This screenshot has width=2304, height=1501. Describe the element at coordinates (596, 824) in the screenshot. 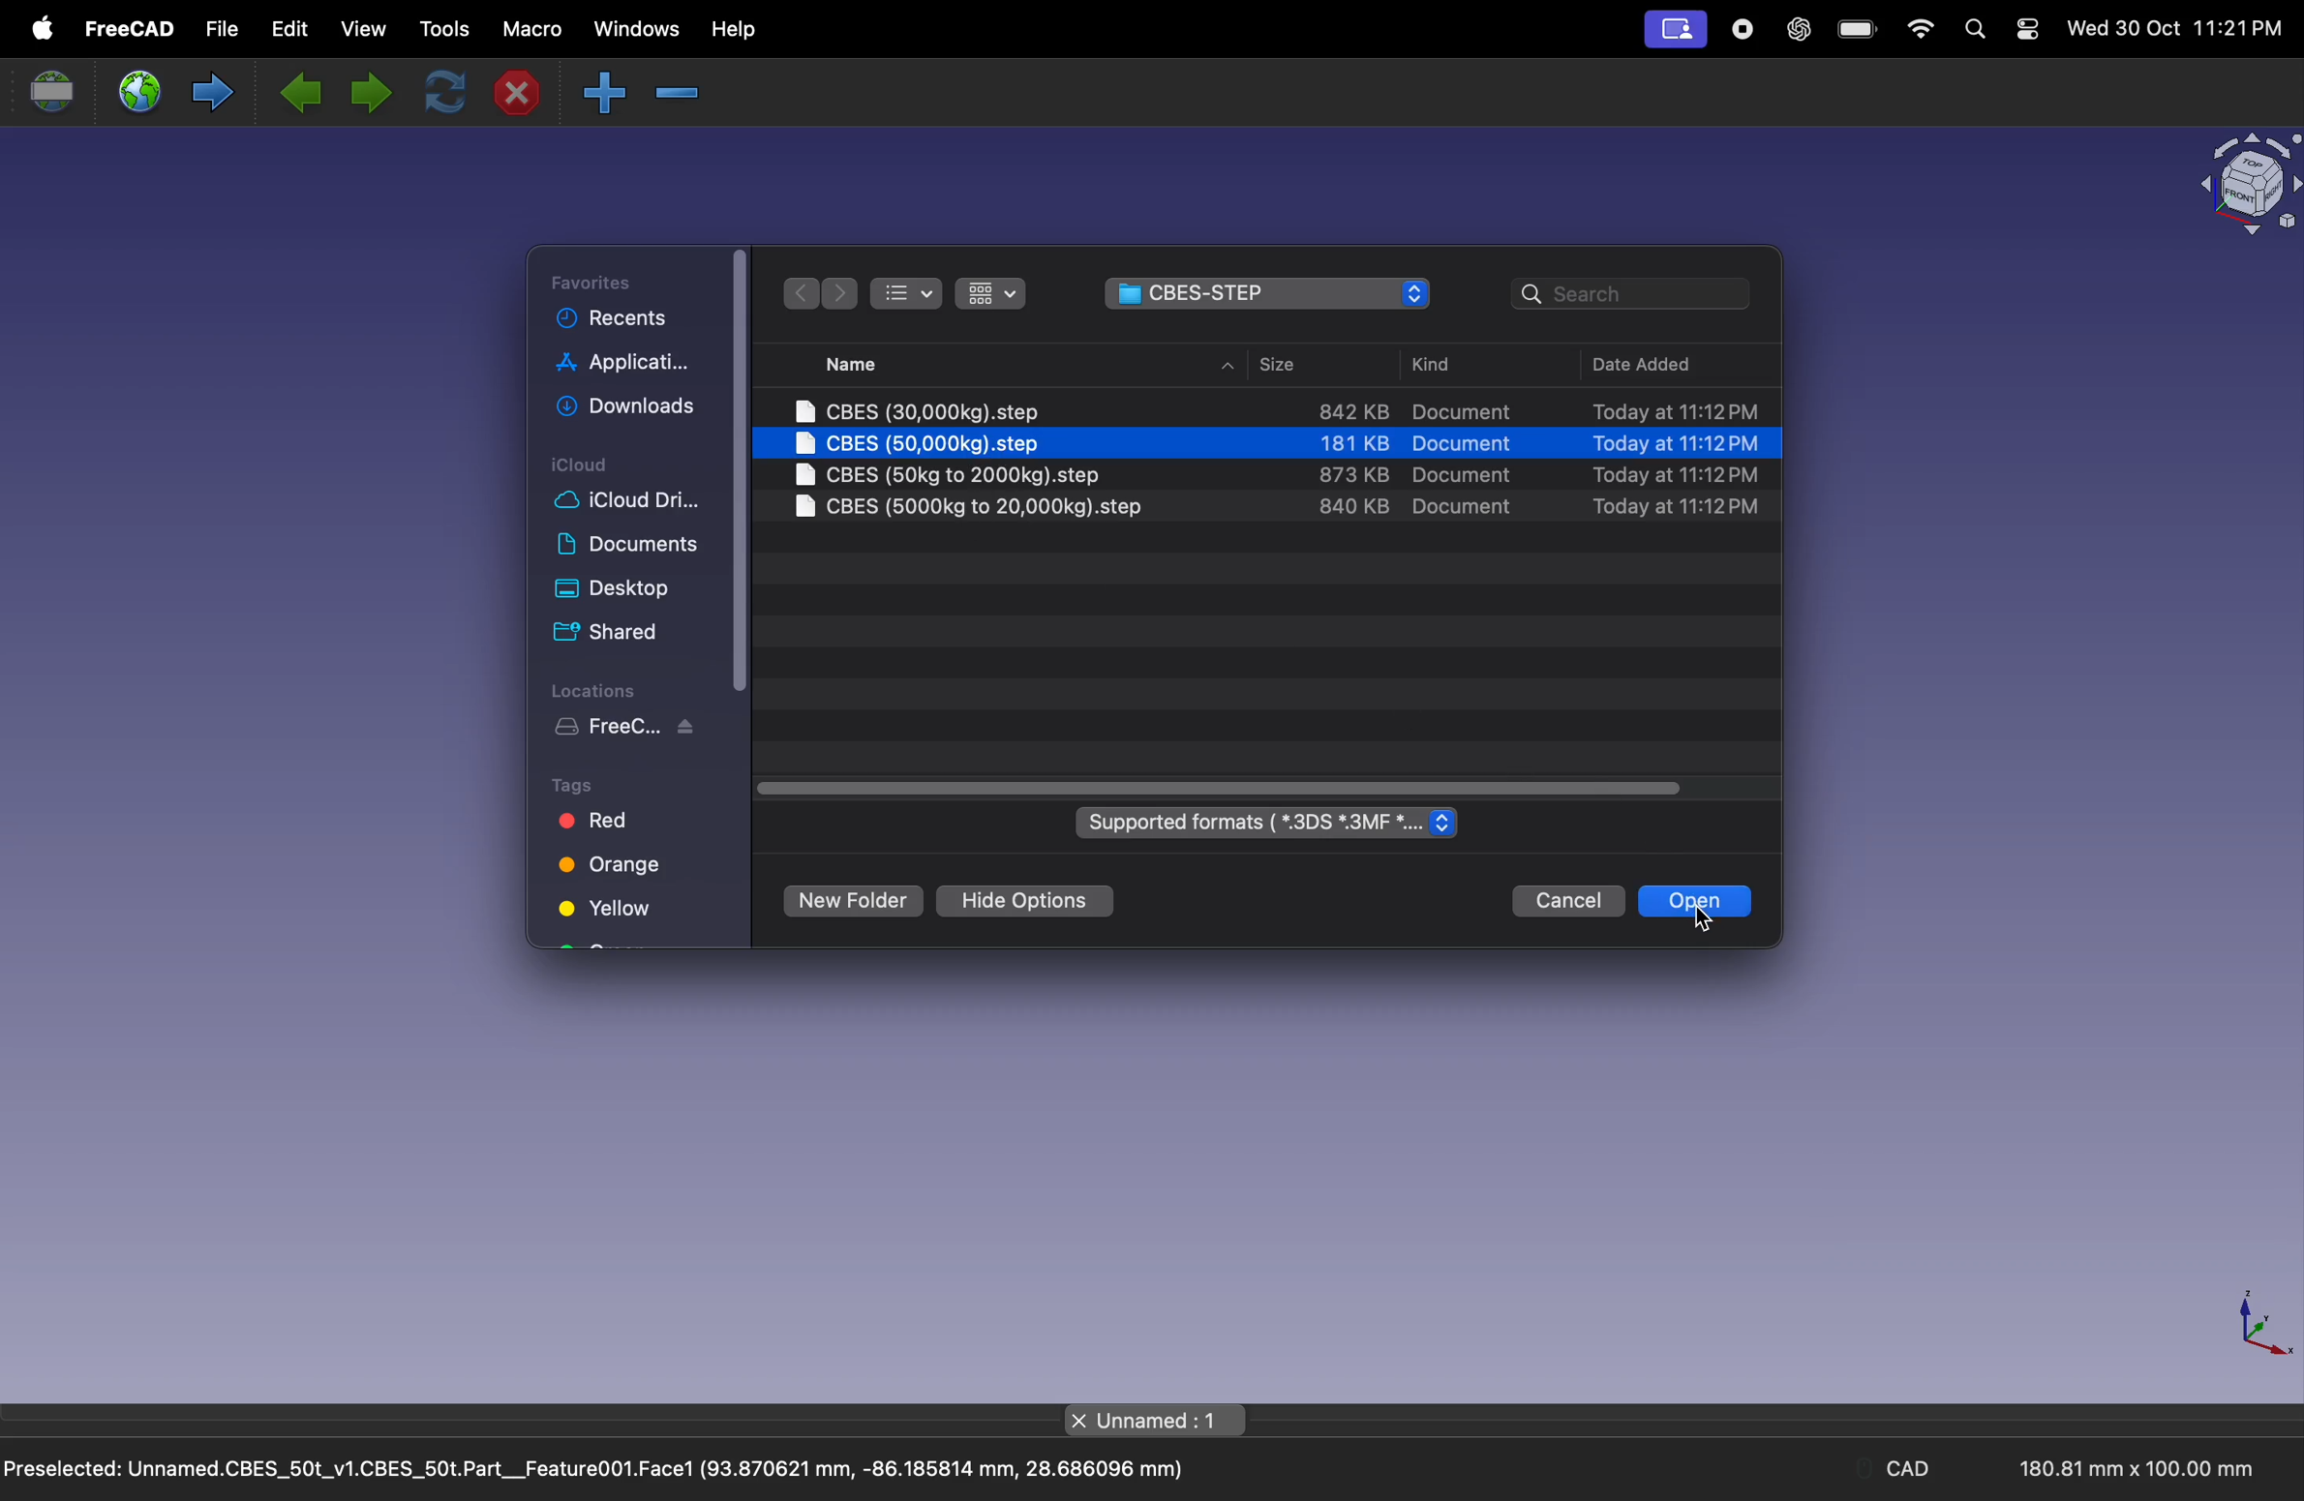

I see `red` at that location.